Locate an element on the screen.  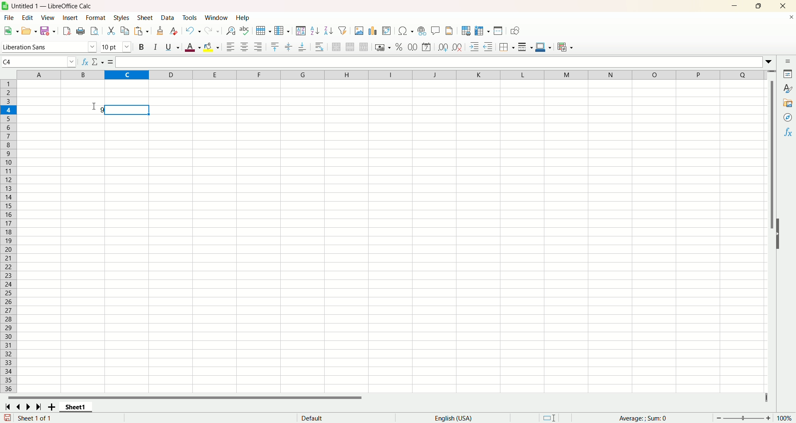
previous sheet is located at coordinates (20, 407).